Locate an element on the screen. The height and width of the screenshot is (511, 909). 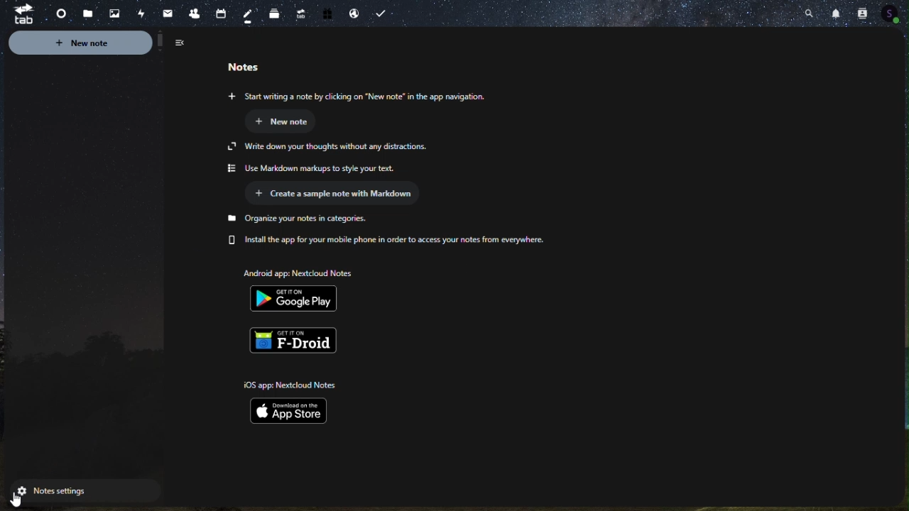
tab is located at coordinates (18, 15).